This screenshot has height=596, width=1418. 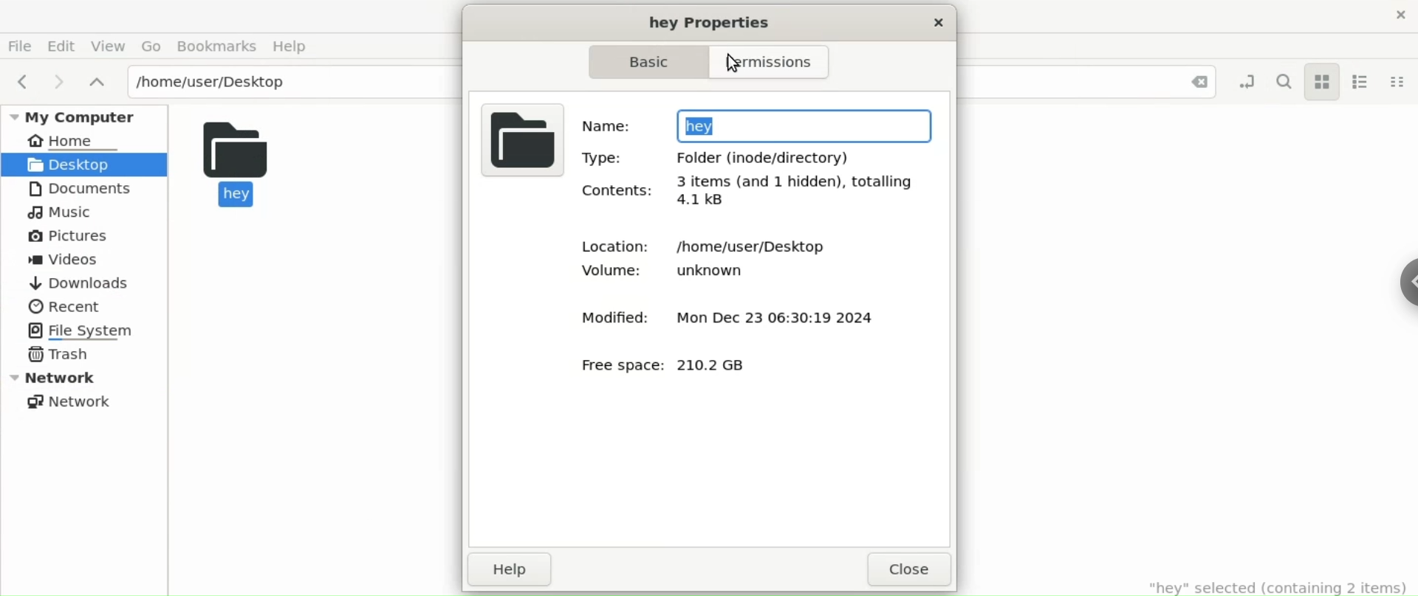 I want to click on Downloads, so click(x=83, y=283).